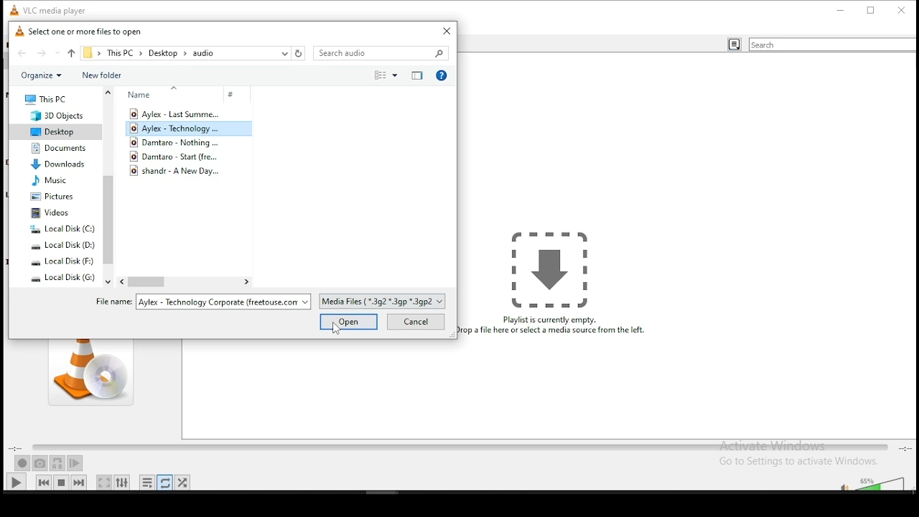  I want to click on desktop, so click(164, 54).